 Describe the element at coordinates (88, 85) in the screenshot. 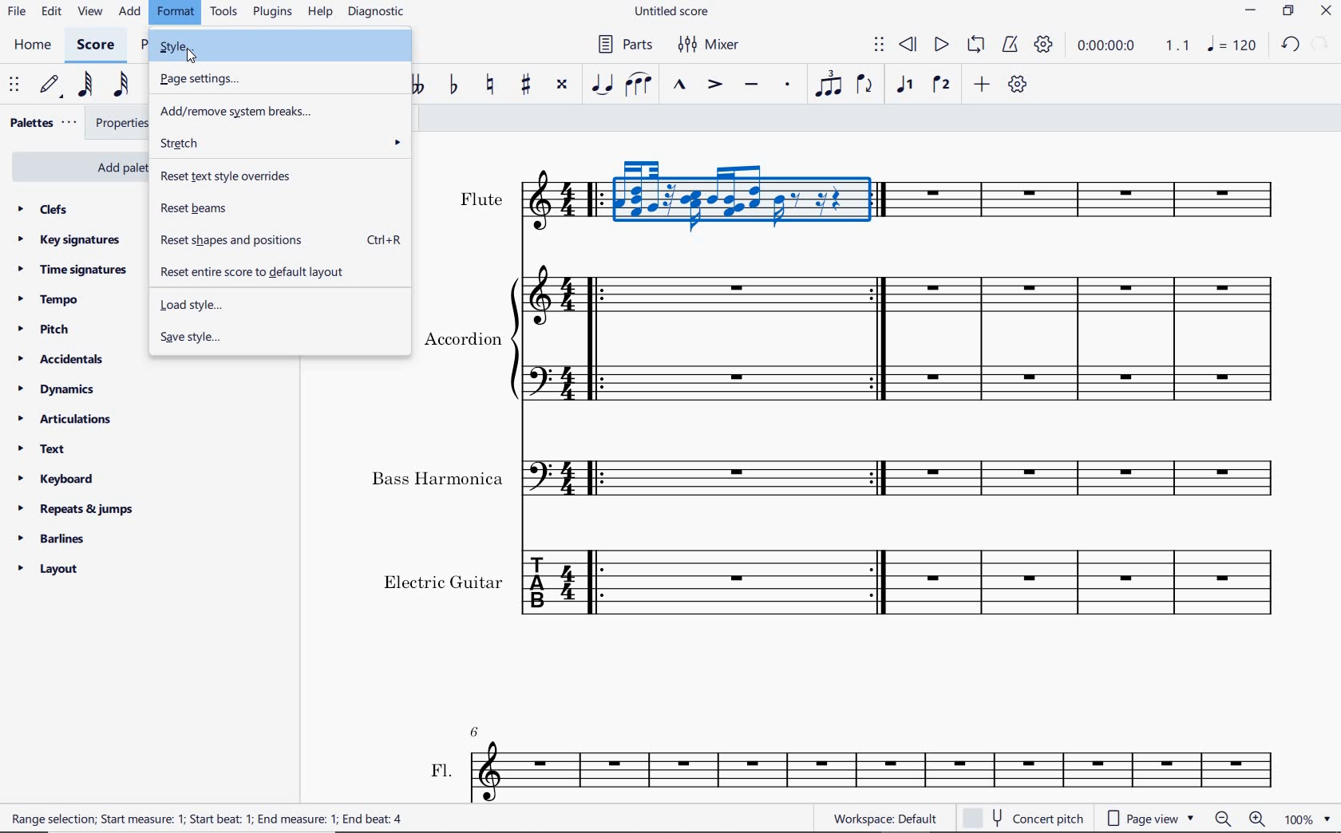

I see `64th note` at that location.